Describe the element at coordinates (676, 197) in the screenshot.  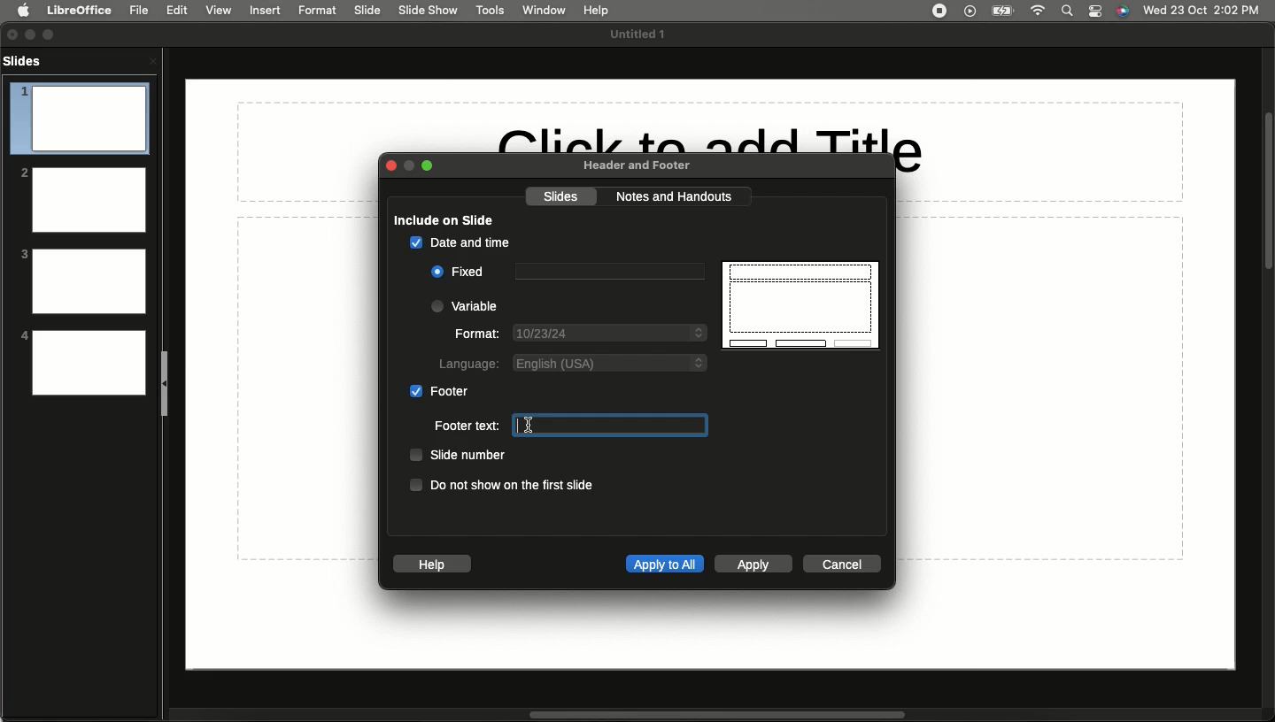
I see `Notes and handouts` at that location.